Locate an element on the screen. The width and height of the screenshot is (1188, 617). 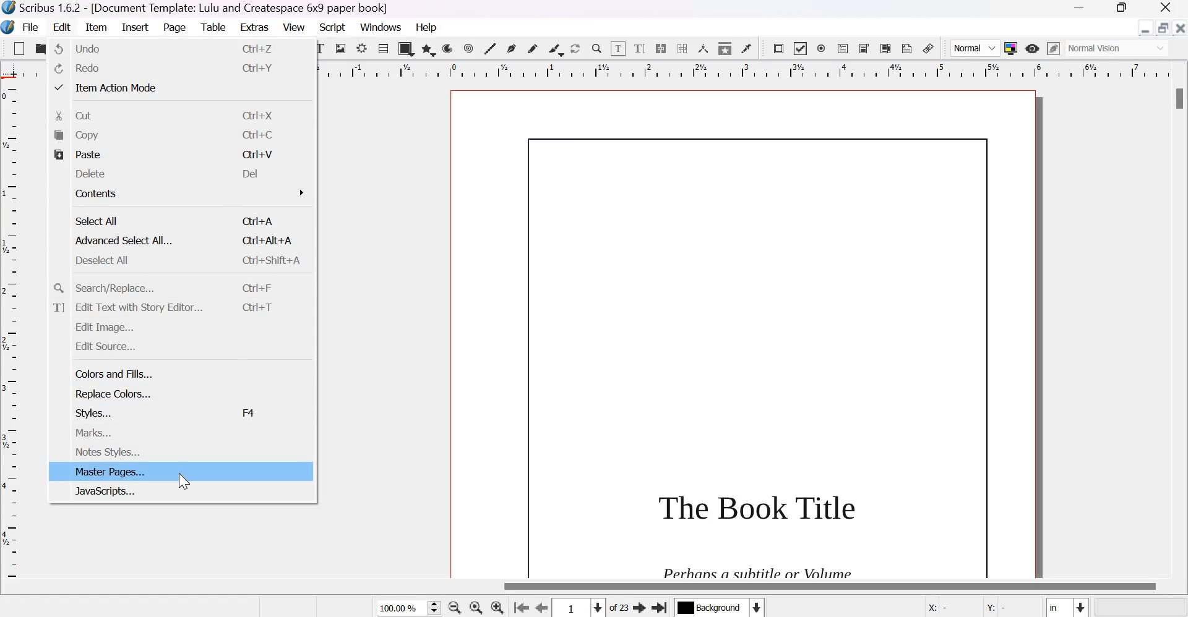
Normal is located at coordinates (976, 49).